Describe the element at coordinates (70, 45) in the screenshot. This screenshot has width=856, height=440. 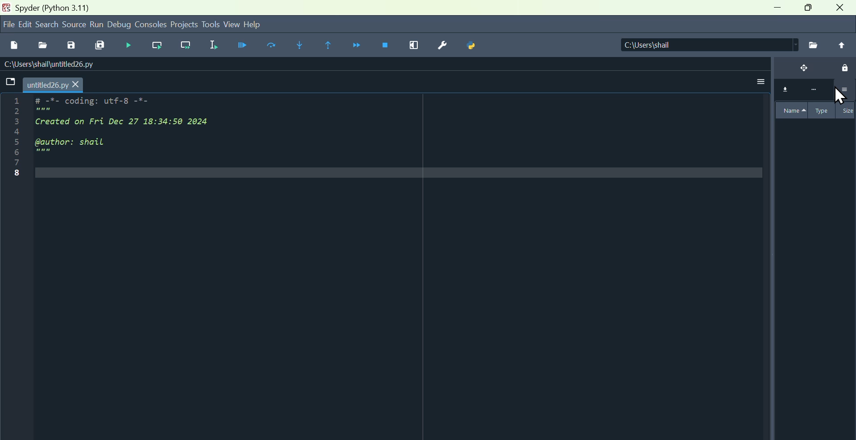
I see `Save as` at that location.